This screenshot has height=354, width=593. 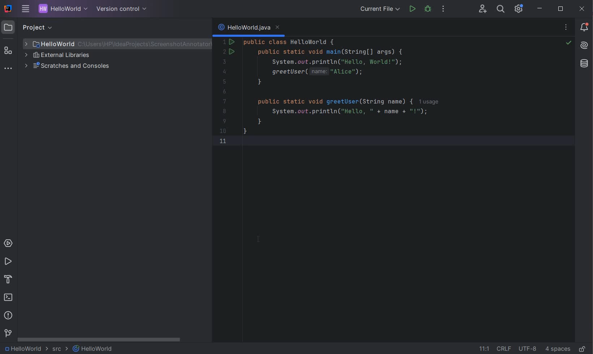 What do you see at coordinates (9, 50) in the screenshot?
I see `STRUCTURE` at bounding box center [9, 50].